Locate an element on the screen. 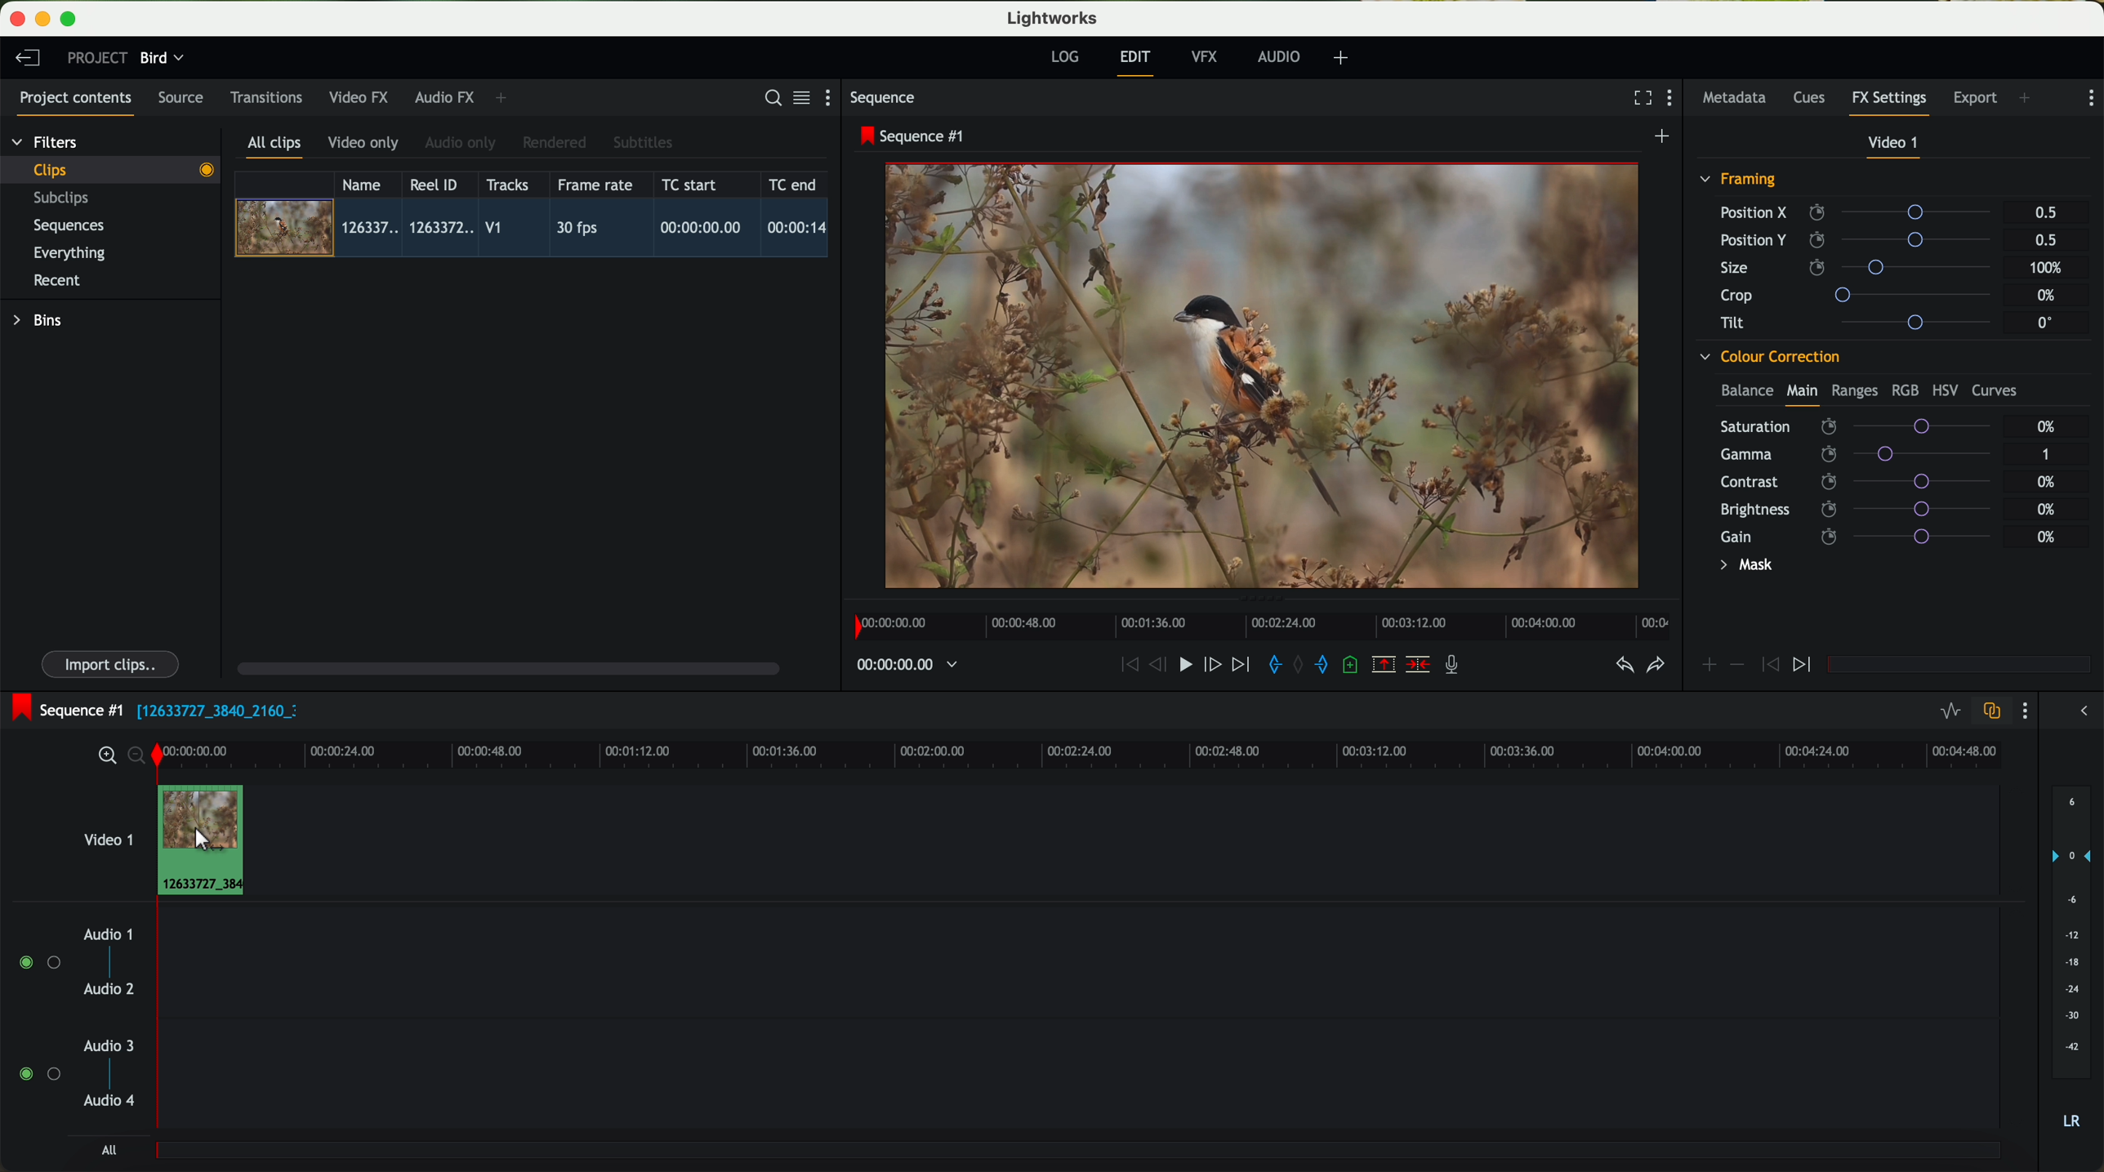 Image resolution: width=2104 pixels, height=1172 pixels. icon is located at coordinates (1736, 665).